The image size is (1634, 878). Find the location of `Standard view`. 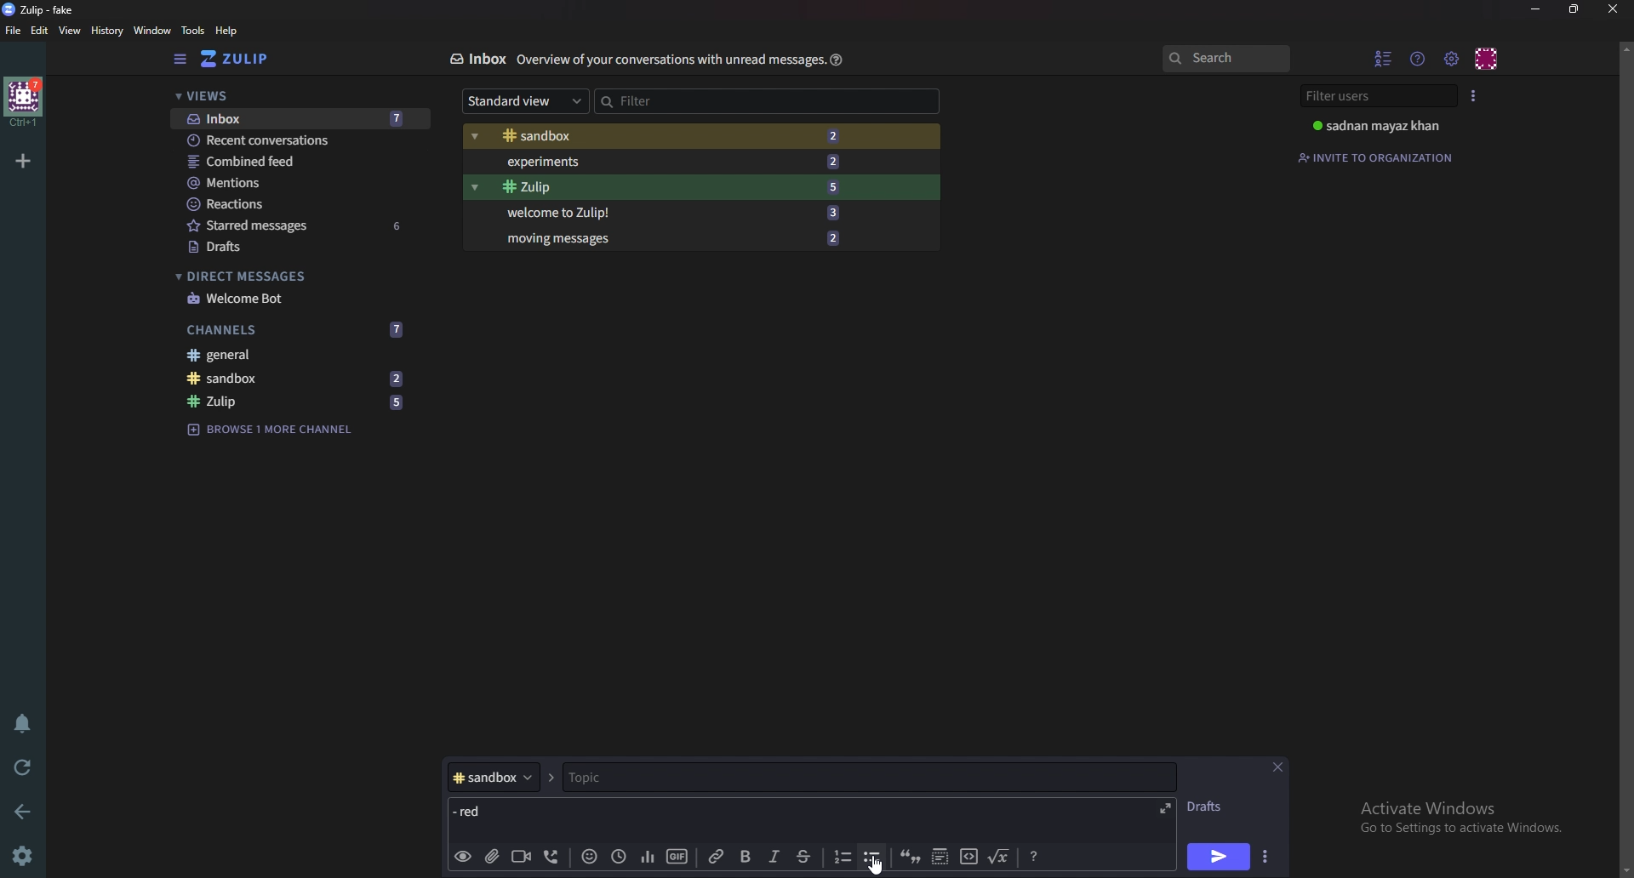

Standard view is located at coordinates (526, 100).